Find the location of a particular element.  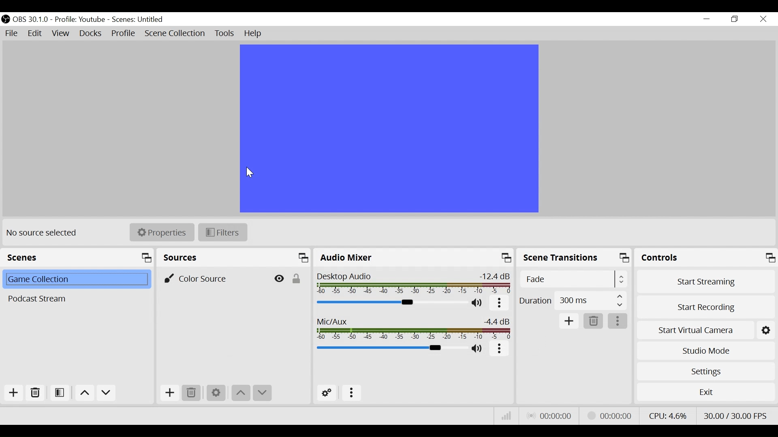

move down is located at coordinates (106, 393).